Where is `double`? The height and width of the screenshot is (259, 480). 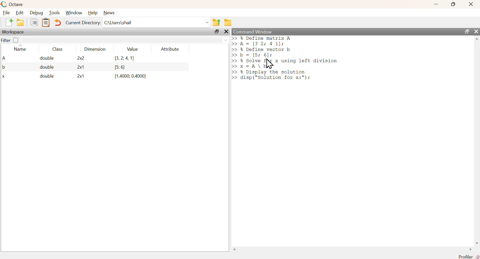
double is located at coordinates (45, 67).